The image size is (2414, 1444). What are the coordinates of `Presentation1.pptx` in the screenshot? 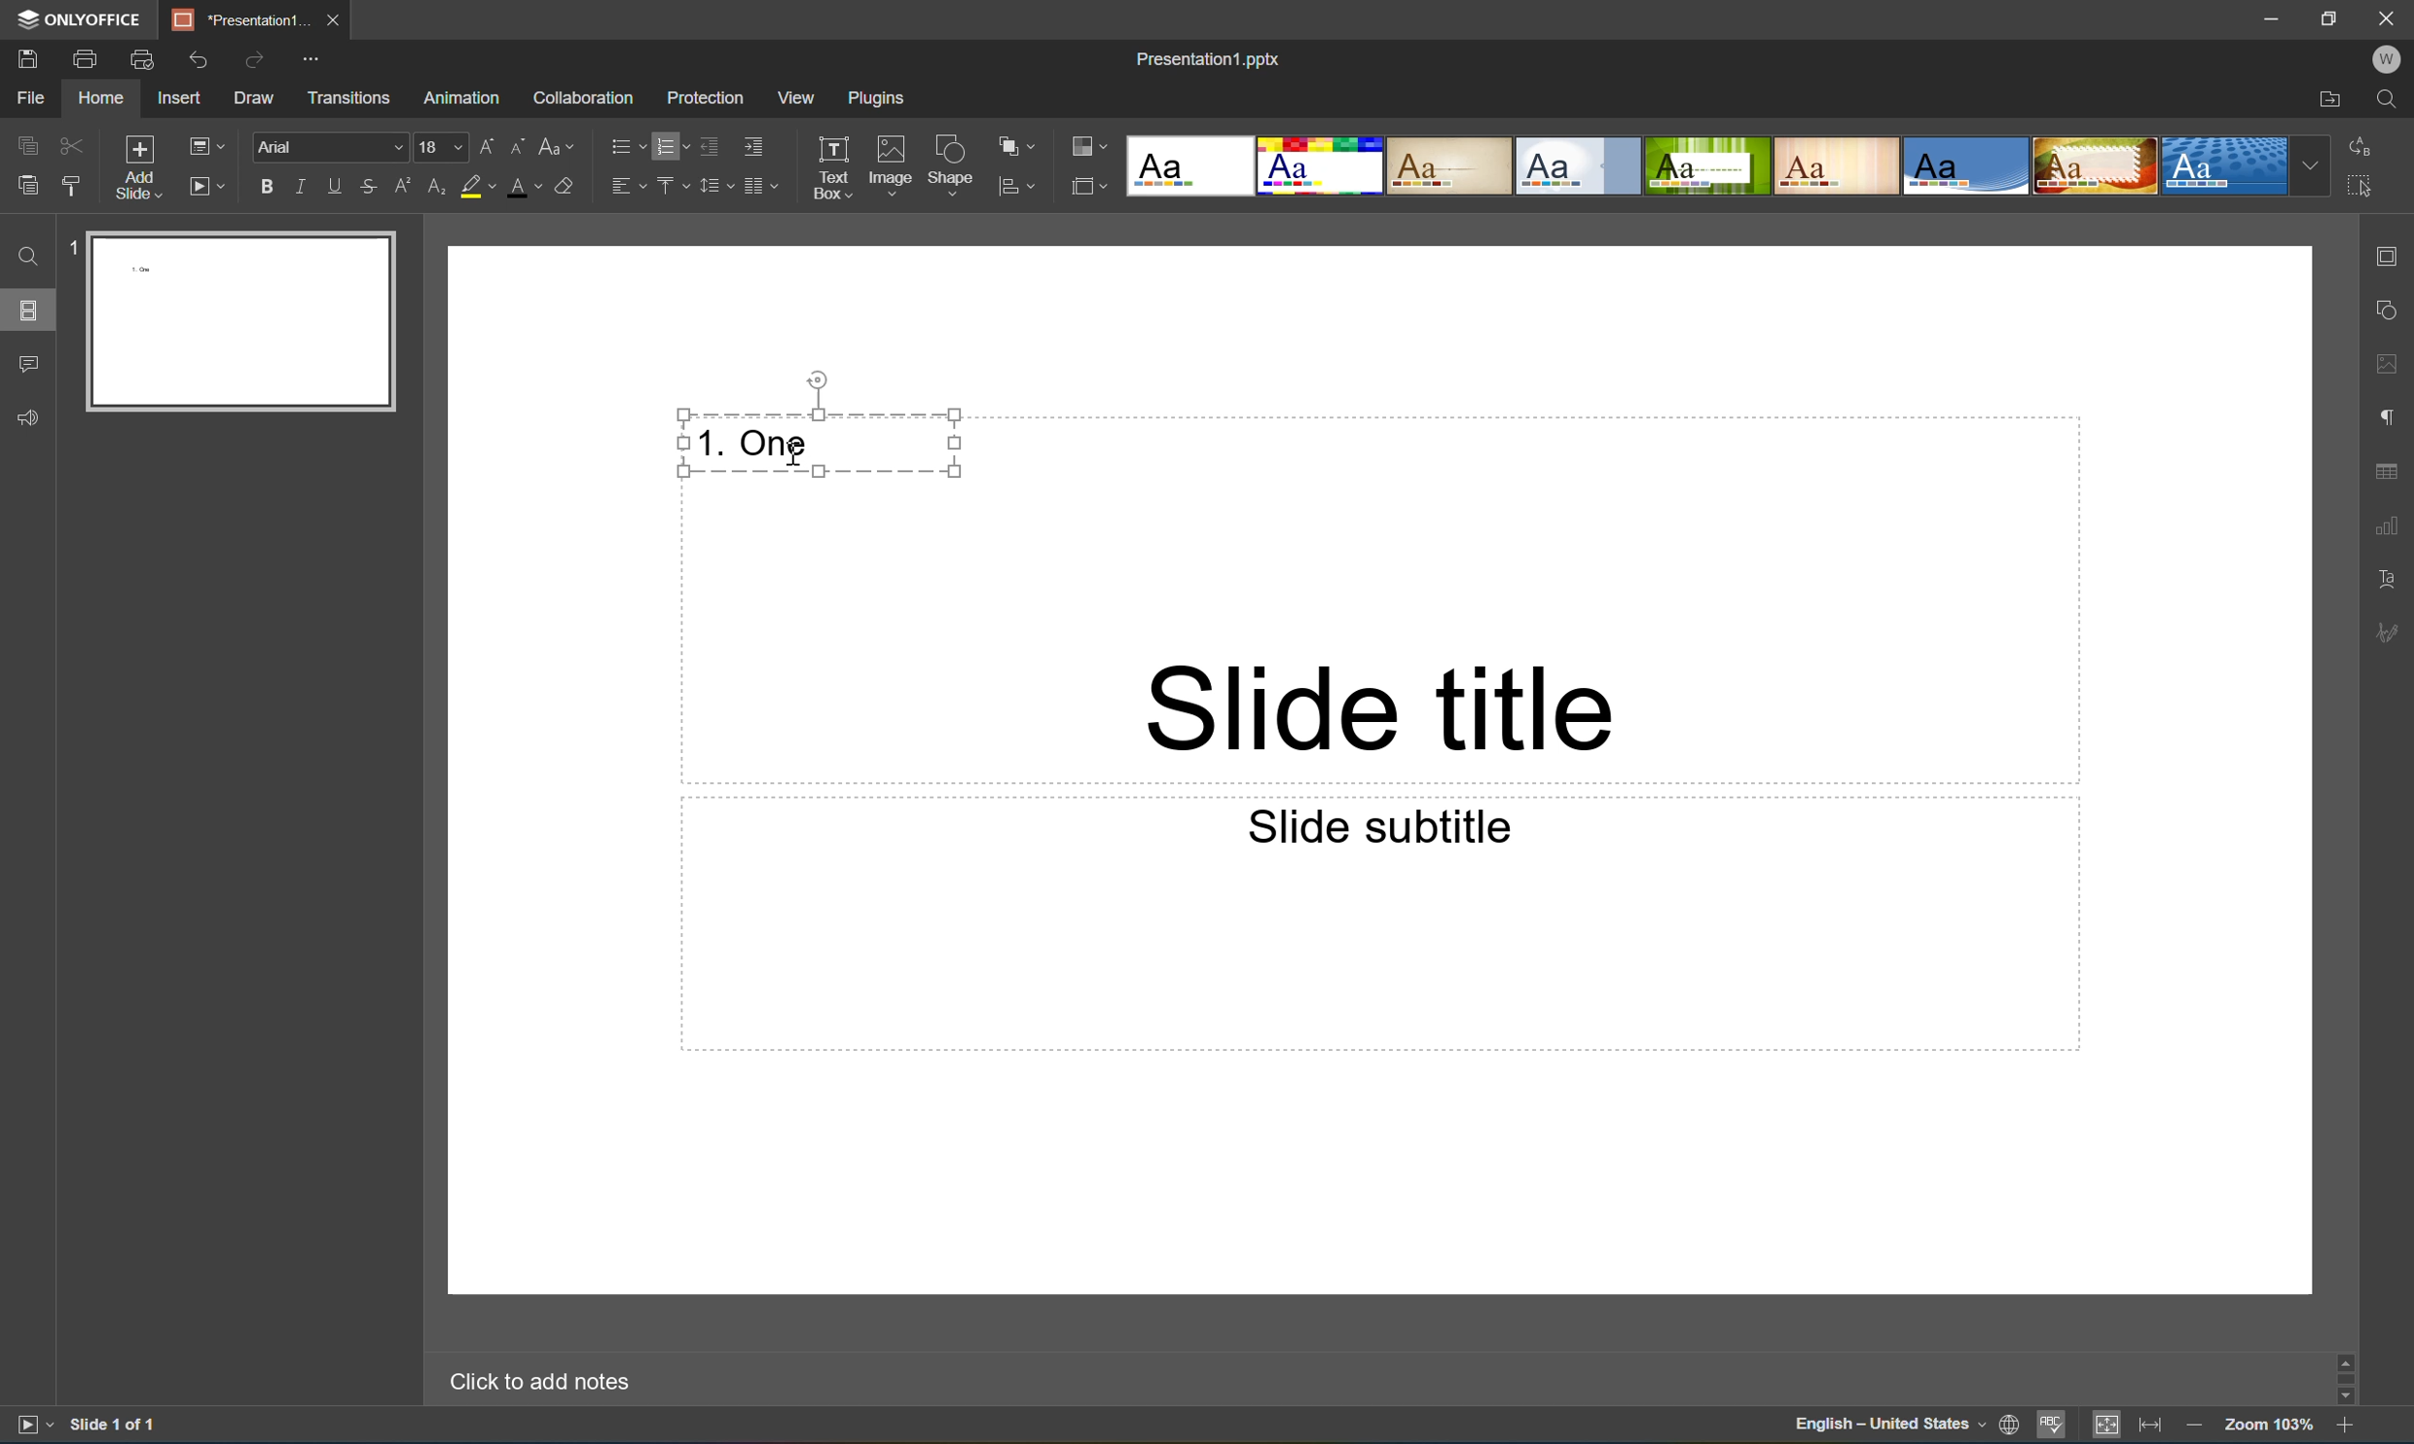 It's located at (1207, 61).